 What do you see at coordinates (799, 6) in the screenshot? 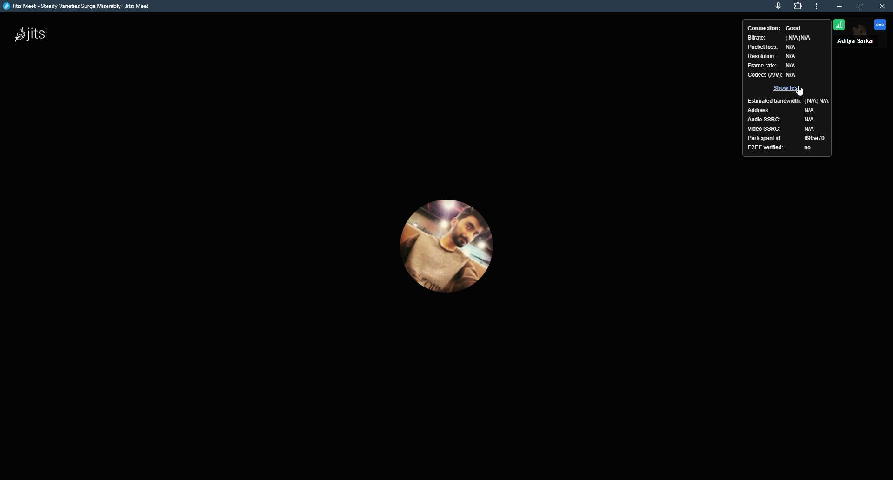
I see `extensions` at bounding box center [799, 6].